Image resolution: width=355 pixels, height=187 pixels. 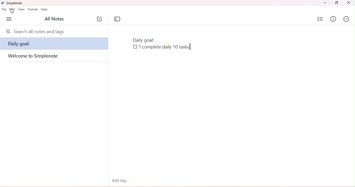 I want to click on new note, so click(x=100, y=19).